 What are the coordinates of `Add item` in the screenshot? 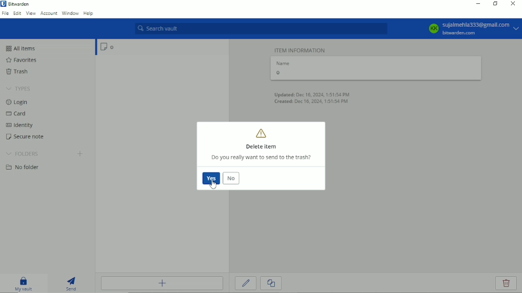 It's located at (161, 284).